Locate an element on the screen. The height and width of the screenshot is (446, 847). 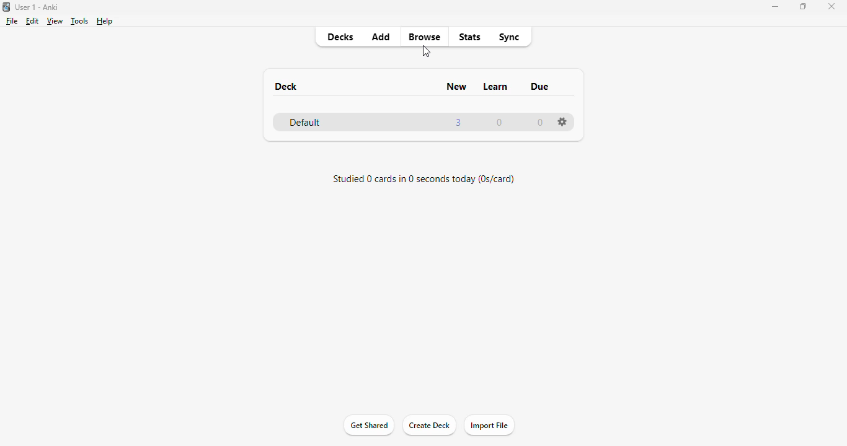
option is located at coordinates (562, 121).